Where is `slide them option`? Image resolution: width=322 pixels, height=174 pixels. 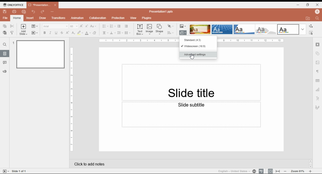 slide them option is located at coordinates (245, 29).